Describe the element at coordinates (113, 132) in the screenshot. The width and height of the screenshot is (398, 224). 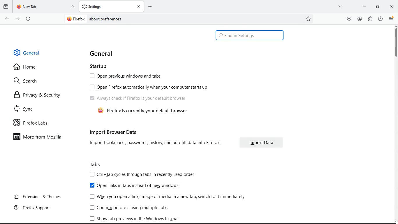
I see `import browser data` at that location.